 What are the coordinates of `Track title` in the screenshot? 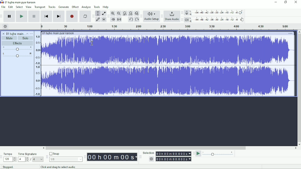 It's located at (58, 33).